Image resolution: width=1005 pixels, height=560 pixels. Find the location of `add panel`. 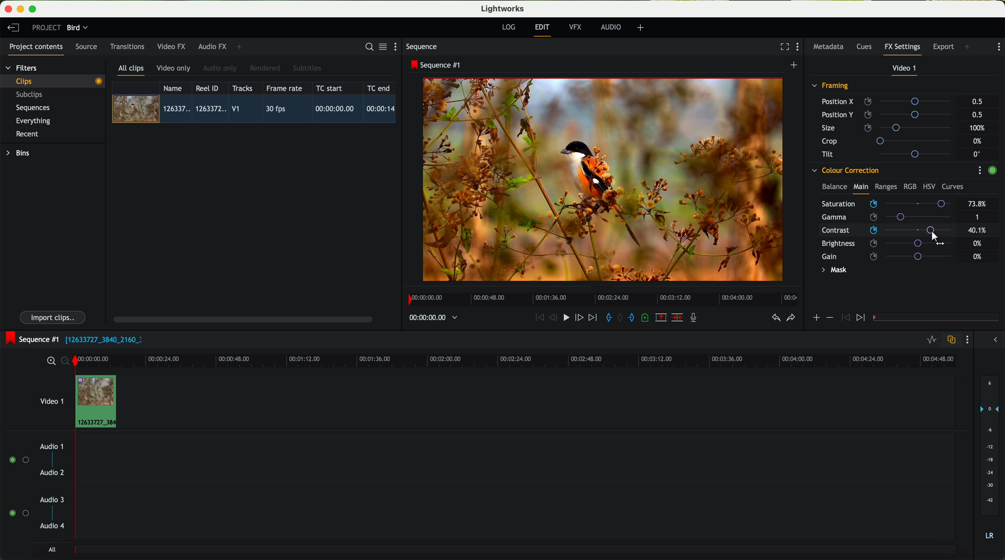

add panel is located at coordinates (969, 48).